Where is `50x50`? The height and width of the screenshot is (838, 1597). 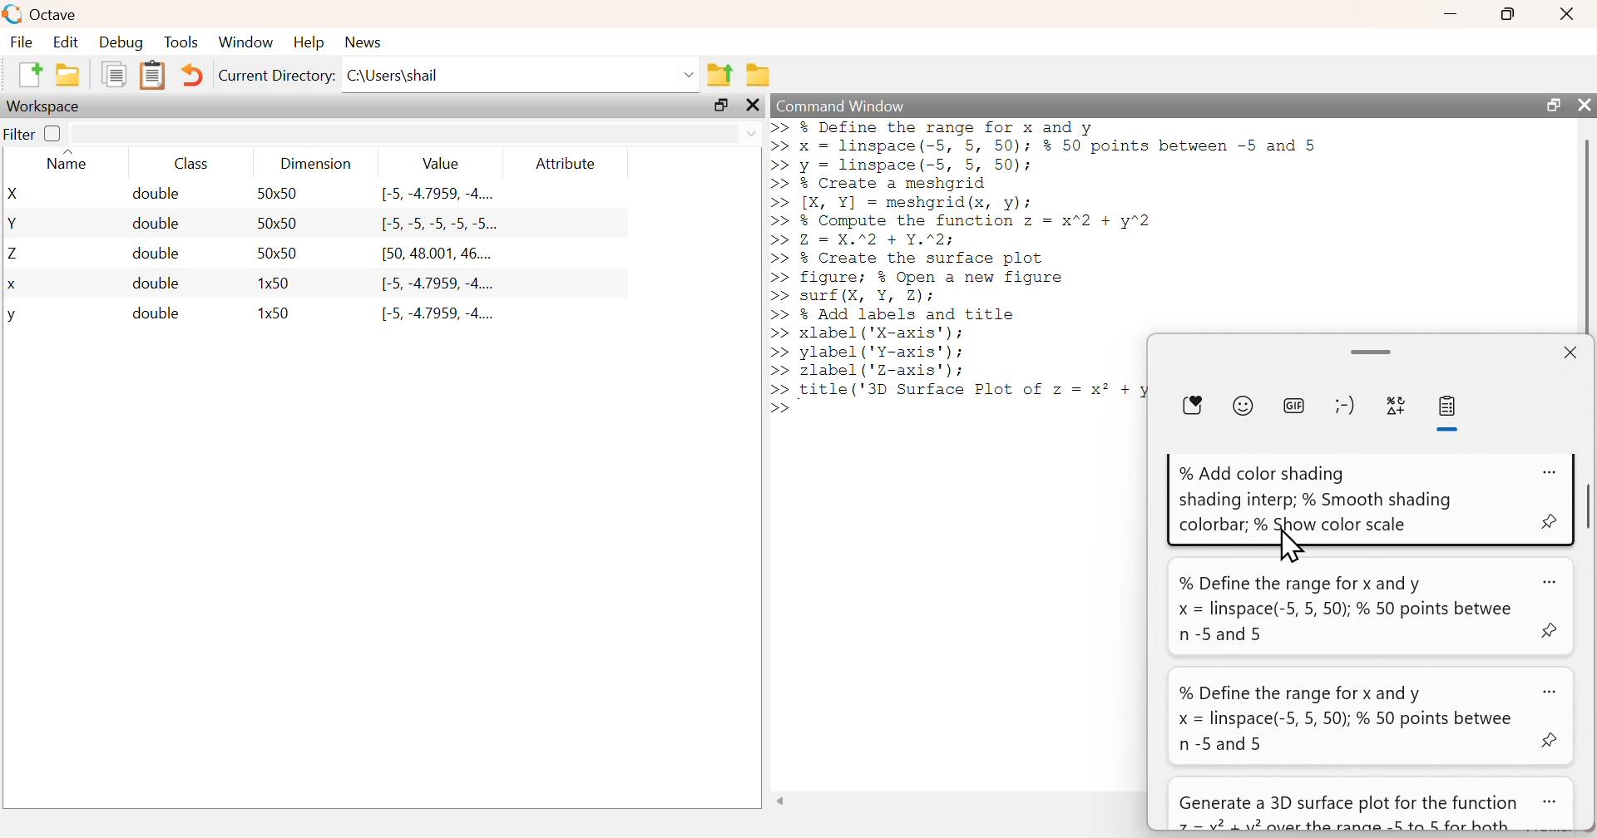 50x50 is located at coordinates (279, 253).